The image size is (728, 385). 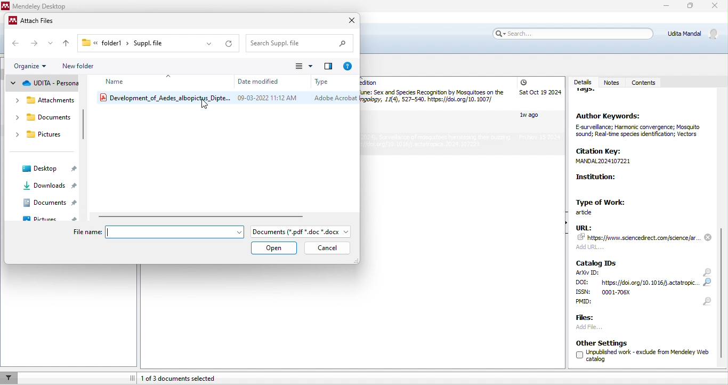 What do you see at coordinates (234, 232) in the screenshot?
I see `drop down` at bounding box center [234, 232].